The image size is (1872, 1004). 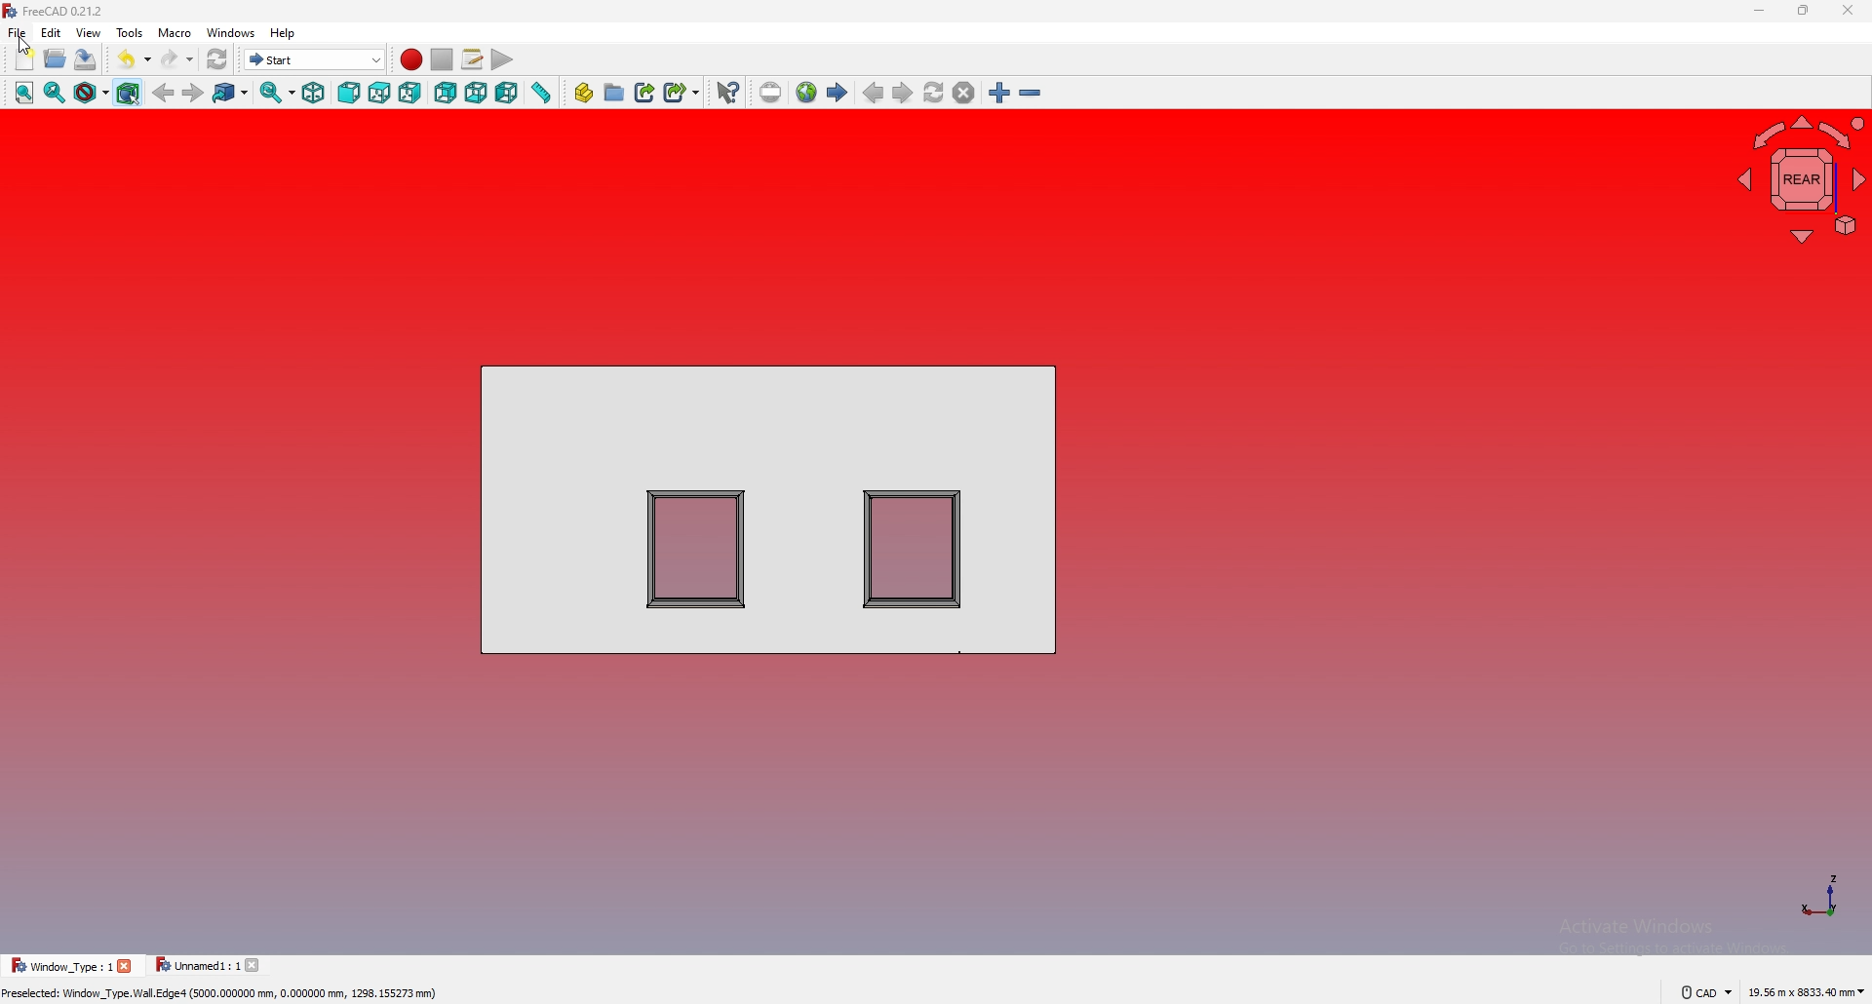 I want to click on help, so click(x=284, y=33).